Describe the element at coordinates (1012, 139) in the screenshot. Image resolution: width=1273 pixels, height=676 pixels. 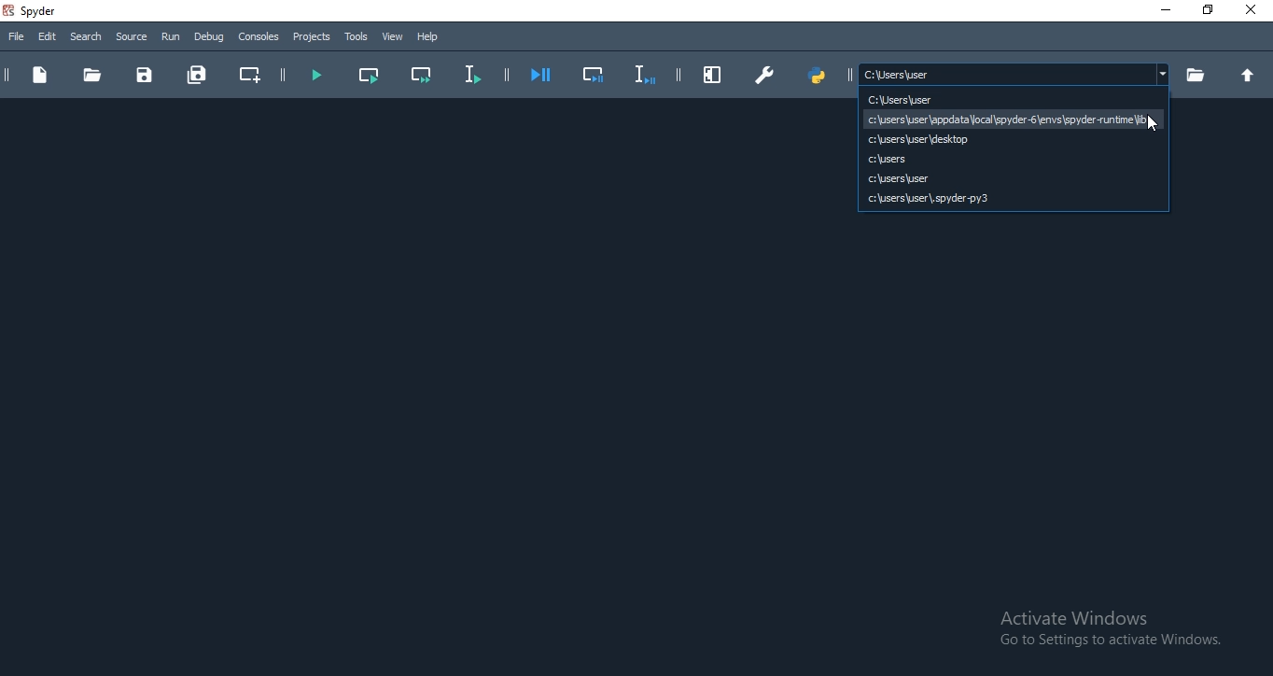
I see `C:\Users\user\desktop` at that location.